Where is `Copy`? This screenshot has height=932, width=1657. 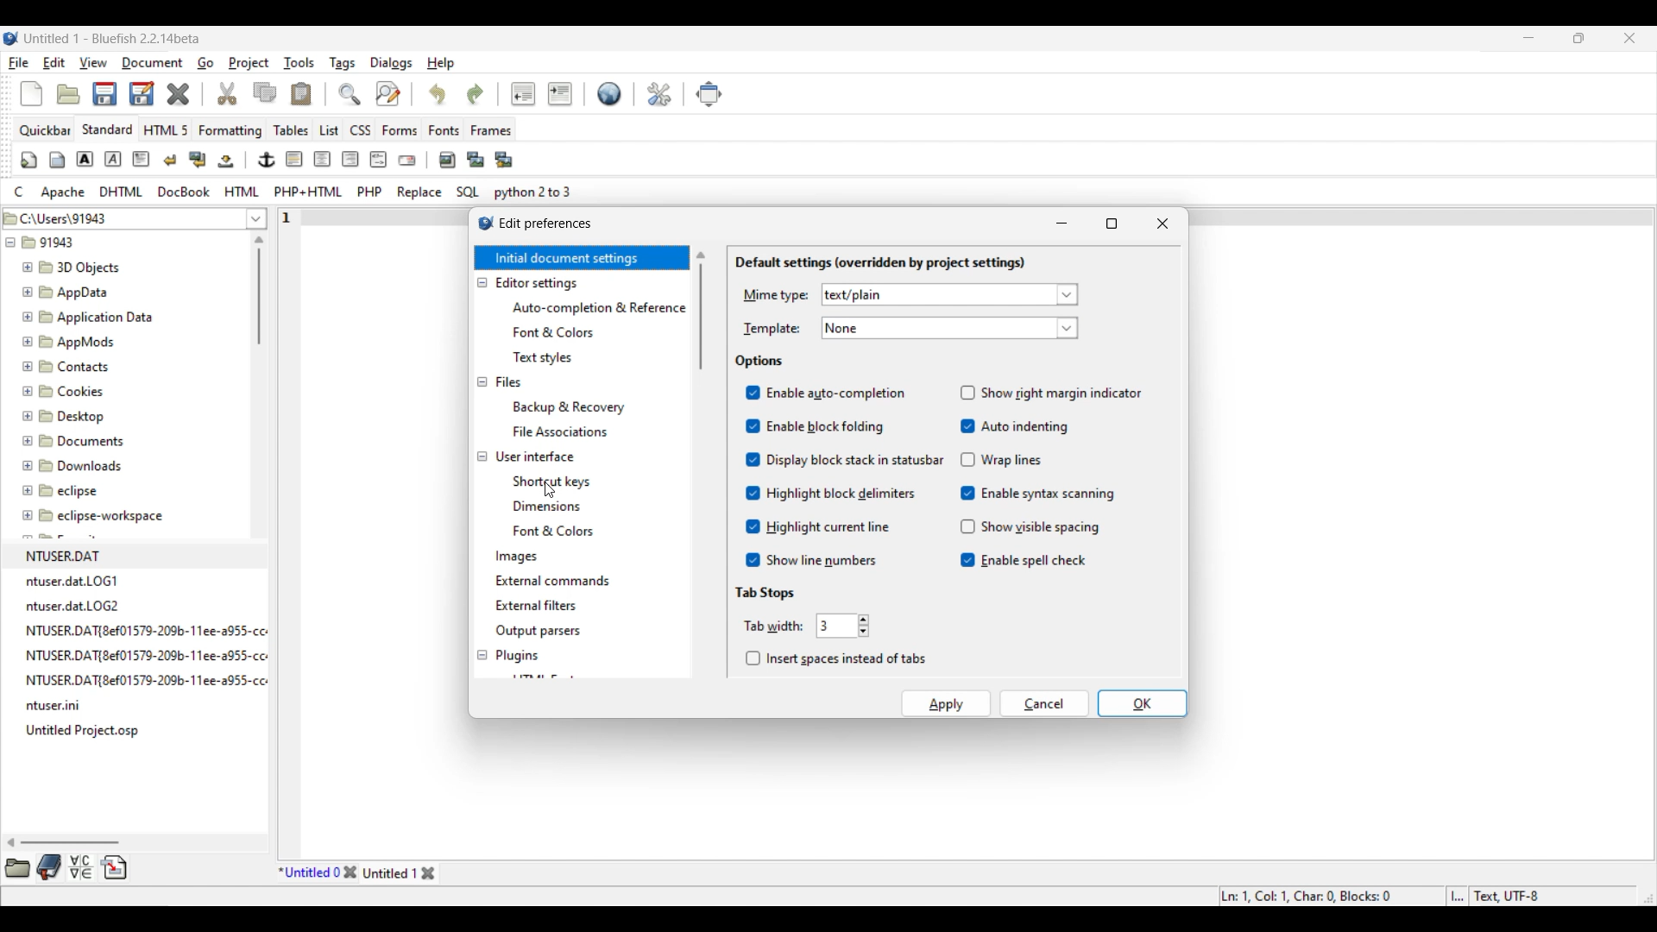 Copy is located at coordinates (265, 92).